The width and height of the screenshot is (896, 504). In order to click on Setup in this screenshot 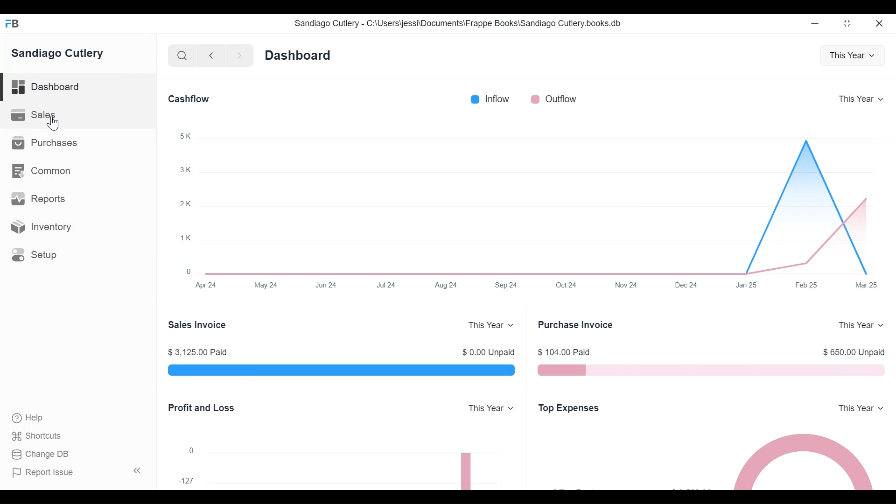, I will do `click(34, 255)`.